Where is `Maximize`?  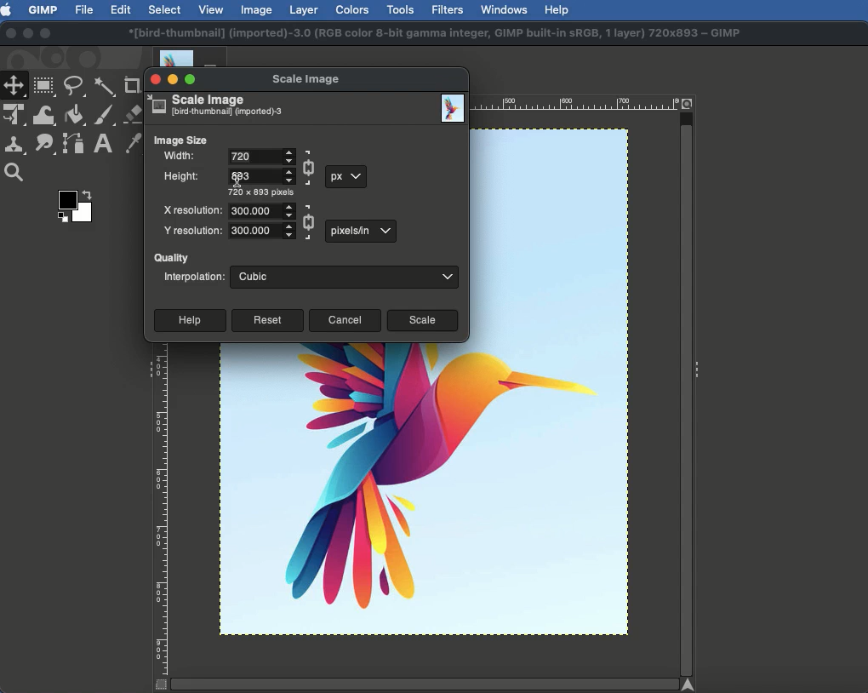 Maximize is located at coordinates (46, 34).